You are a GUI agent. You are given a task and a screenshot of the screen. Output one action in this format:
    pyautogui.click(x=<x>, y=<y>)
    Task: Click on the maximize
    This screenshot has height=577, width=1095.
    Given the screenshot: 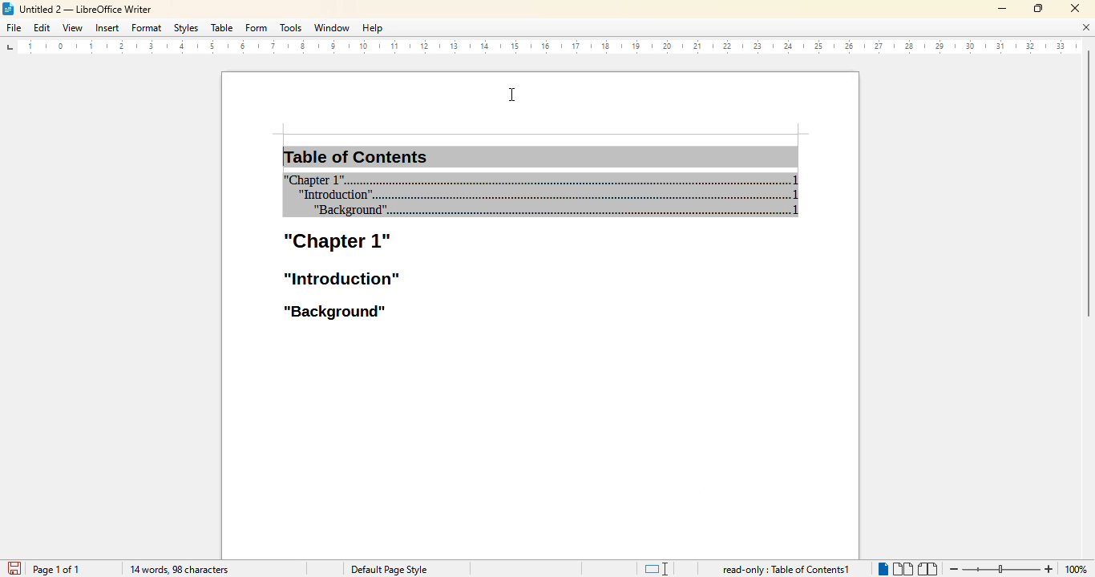 What is the action you would take?
    pyautogui.click(x=1037, y=8)
    